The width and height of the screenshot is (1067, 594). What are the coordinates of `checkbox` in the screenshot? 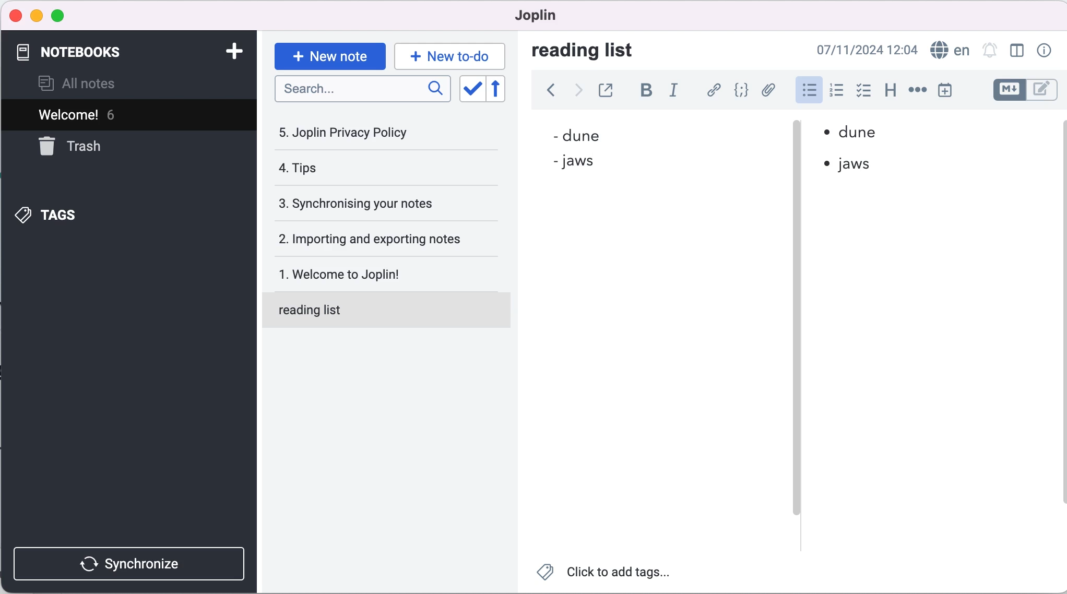 It's located at (865, 92).